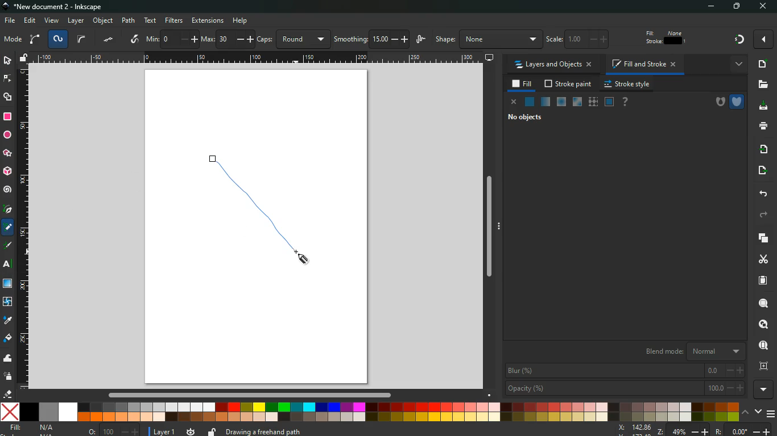  Describe the element at coordinates (569, 83) in the screenshot. I see `stroke paint` at that location.